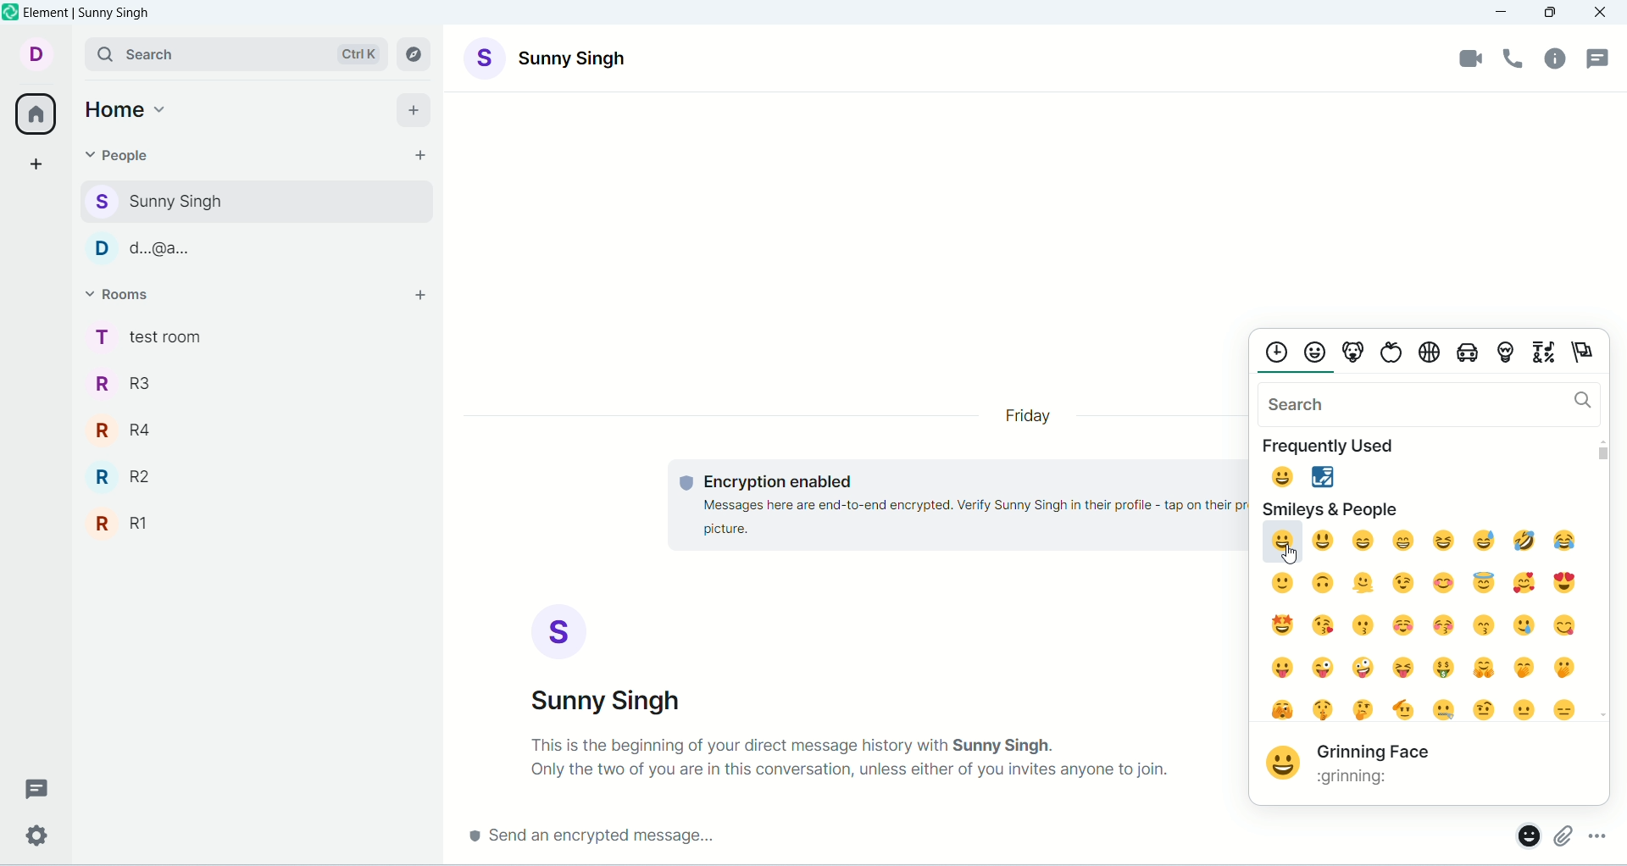 The height and width of the screenshot is (866, 1627). What do you see at coordinates (1552, 11) in the screenshot?
I see `maximize` at bounding box center [1552, 11].